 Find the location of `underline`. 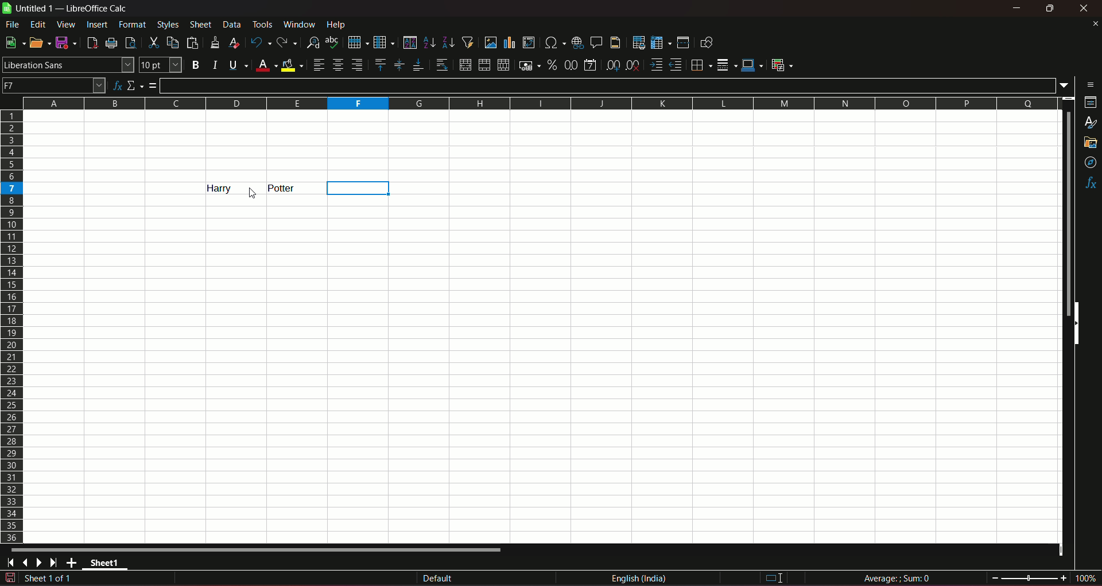

underline is located at coordinates (238, 65).